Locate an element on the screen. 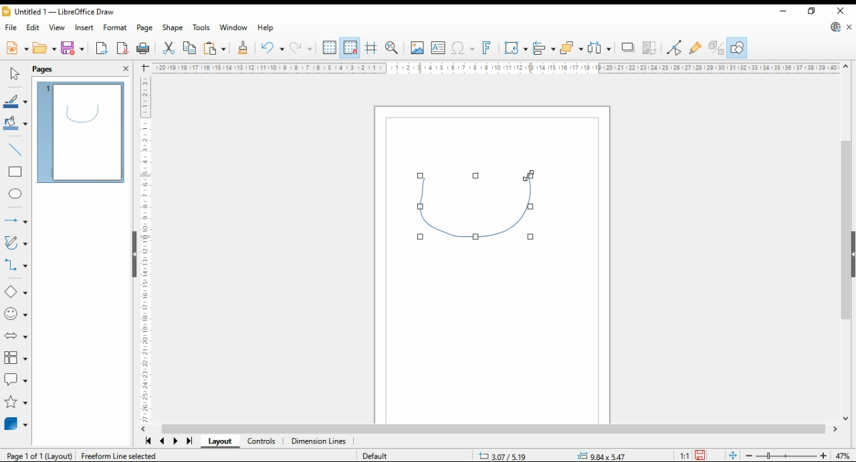 The height and width of the screenshot is (462, 856). controls is located at coordinates (263, 441).